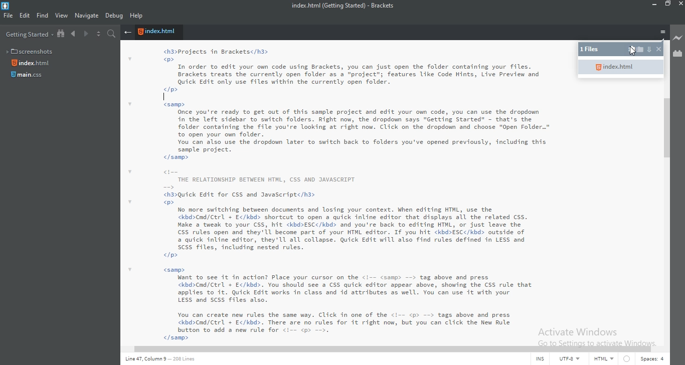 The image size is (685, 365). Describe the element at coordinates (631, 50) in the screenshot. I see `settings` at that location.